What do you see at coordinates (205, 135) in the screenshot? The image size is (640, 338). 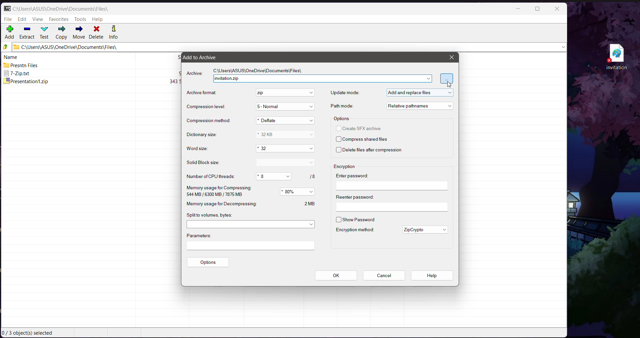 I see `Dictionary size` at bounding box center [205, 135].